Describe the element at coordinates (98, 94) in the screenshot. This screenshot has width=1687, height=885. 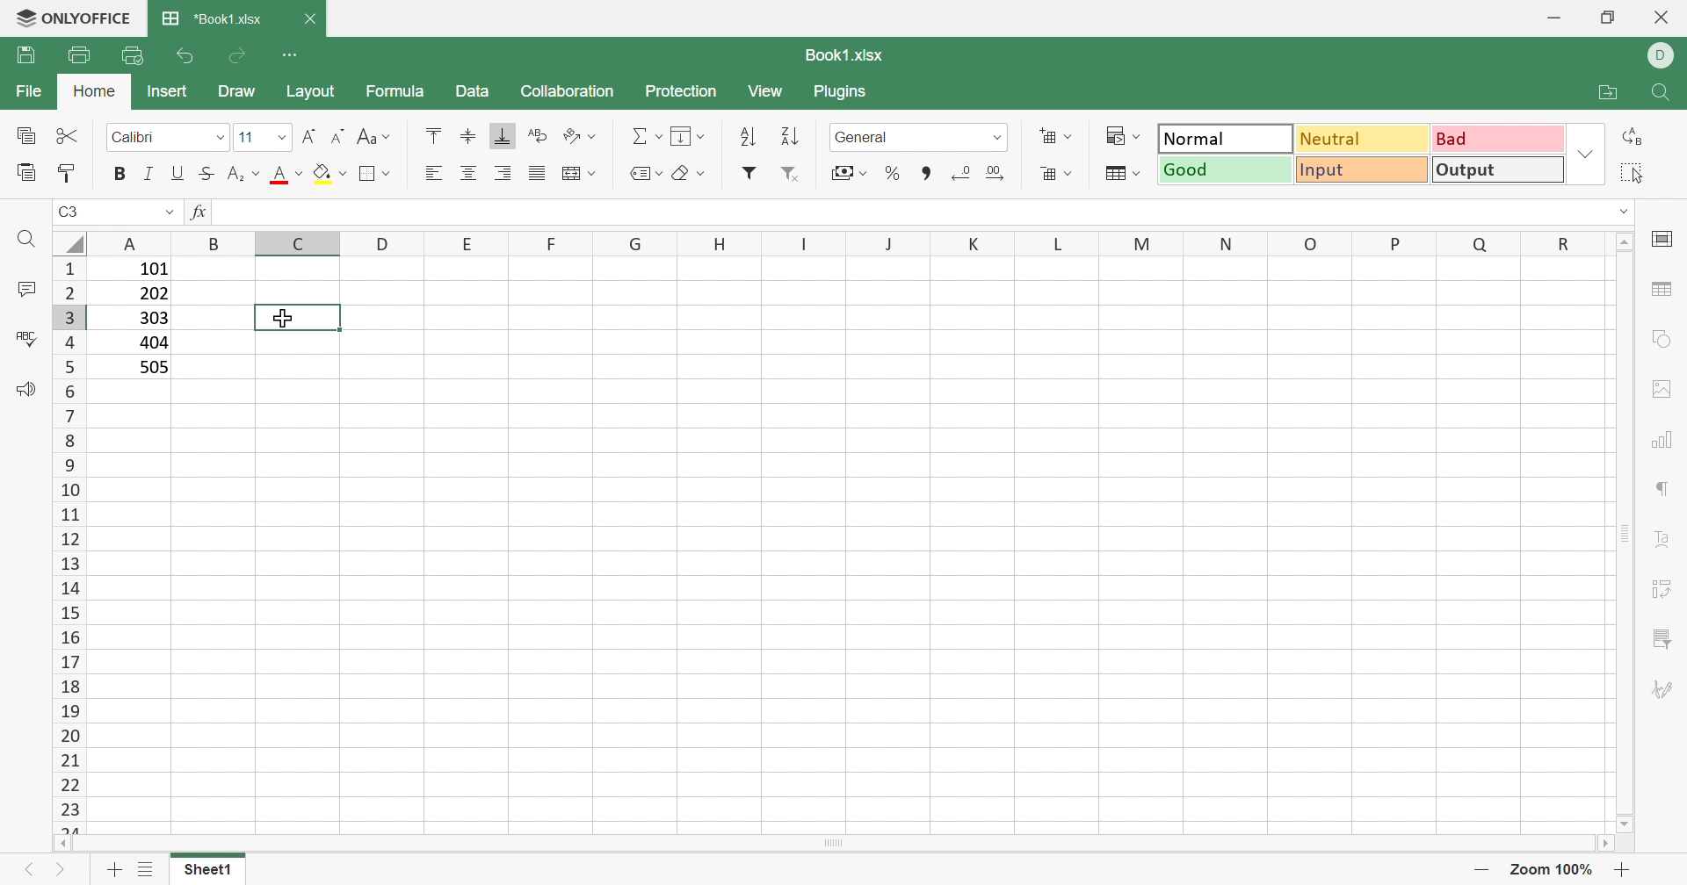
I see `Home` at that location.